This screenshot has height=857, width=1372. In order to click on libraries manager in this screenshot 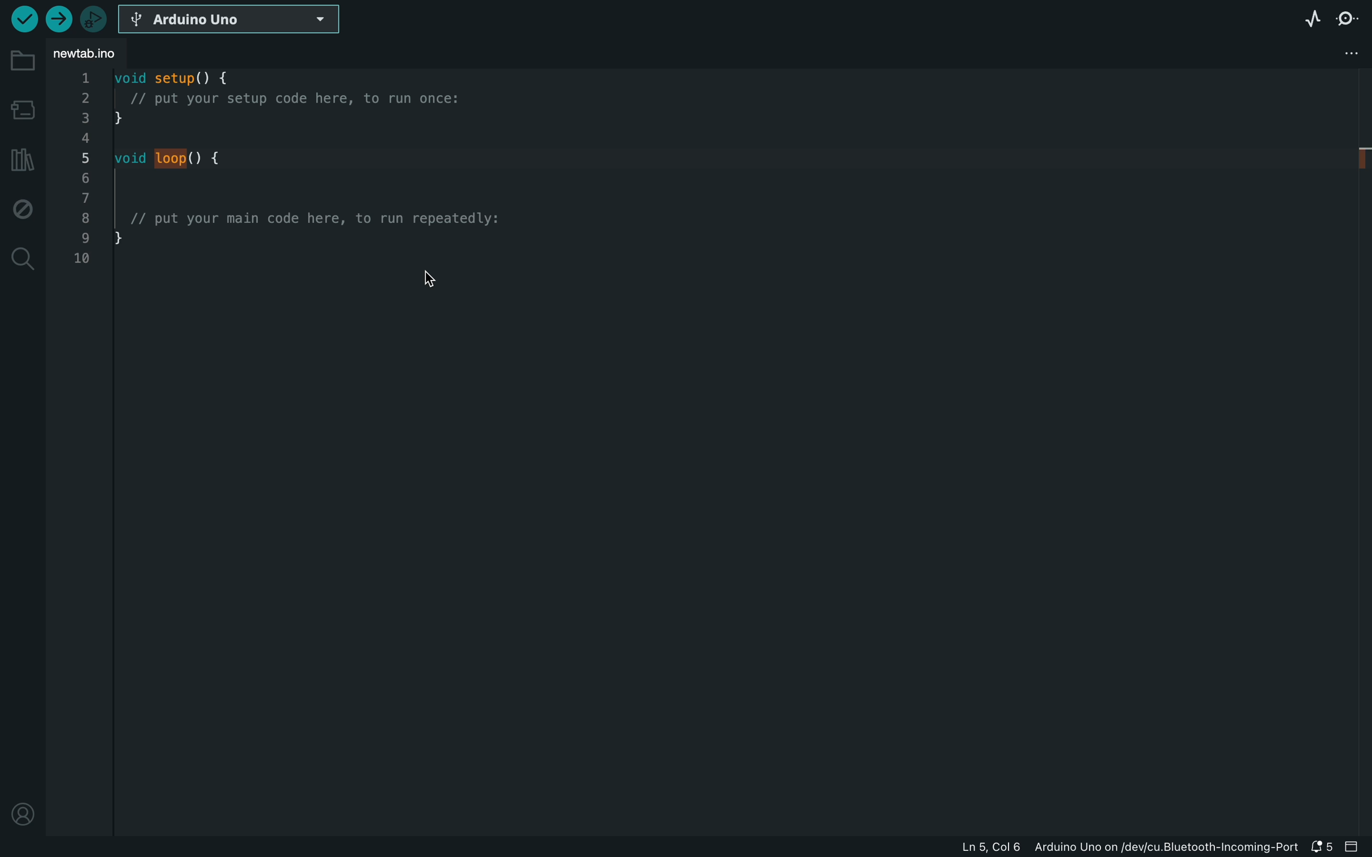, I will do `click(21, 160)`.